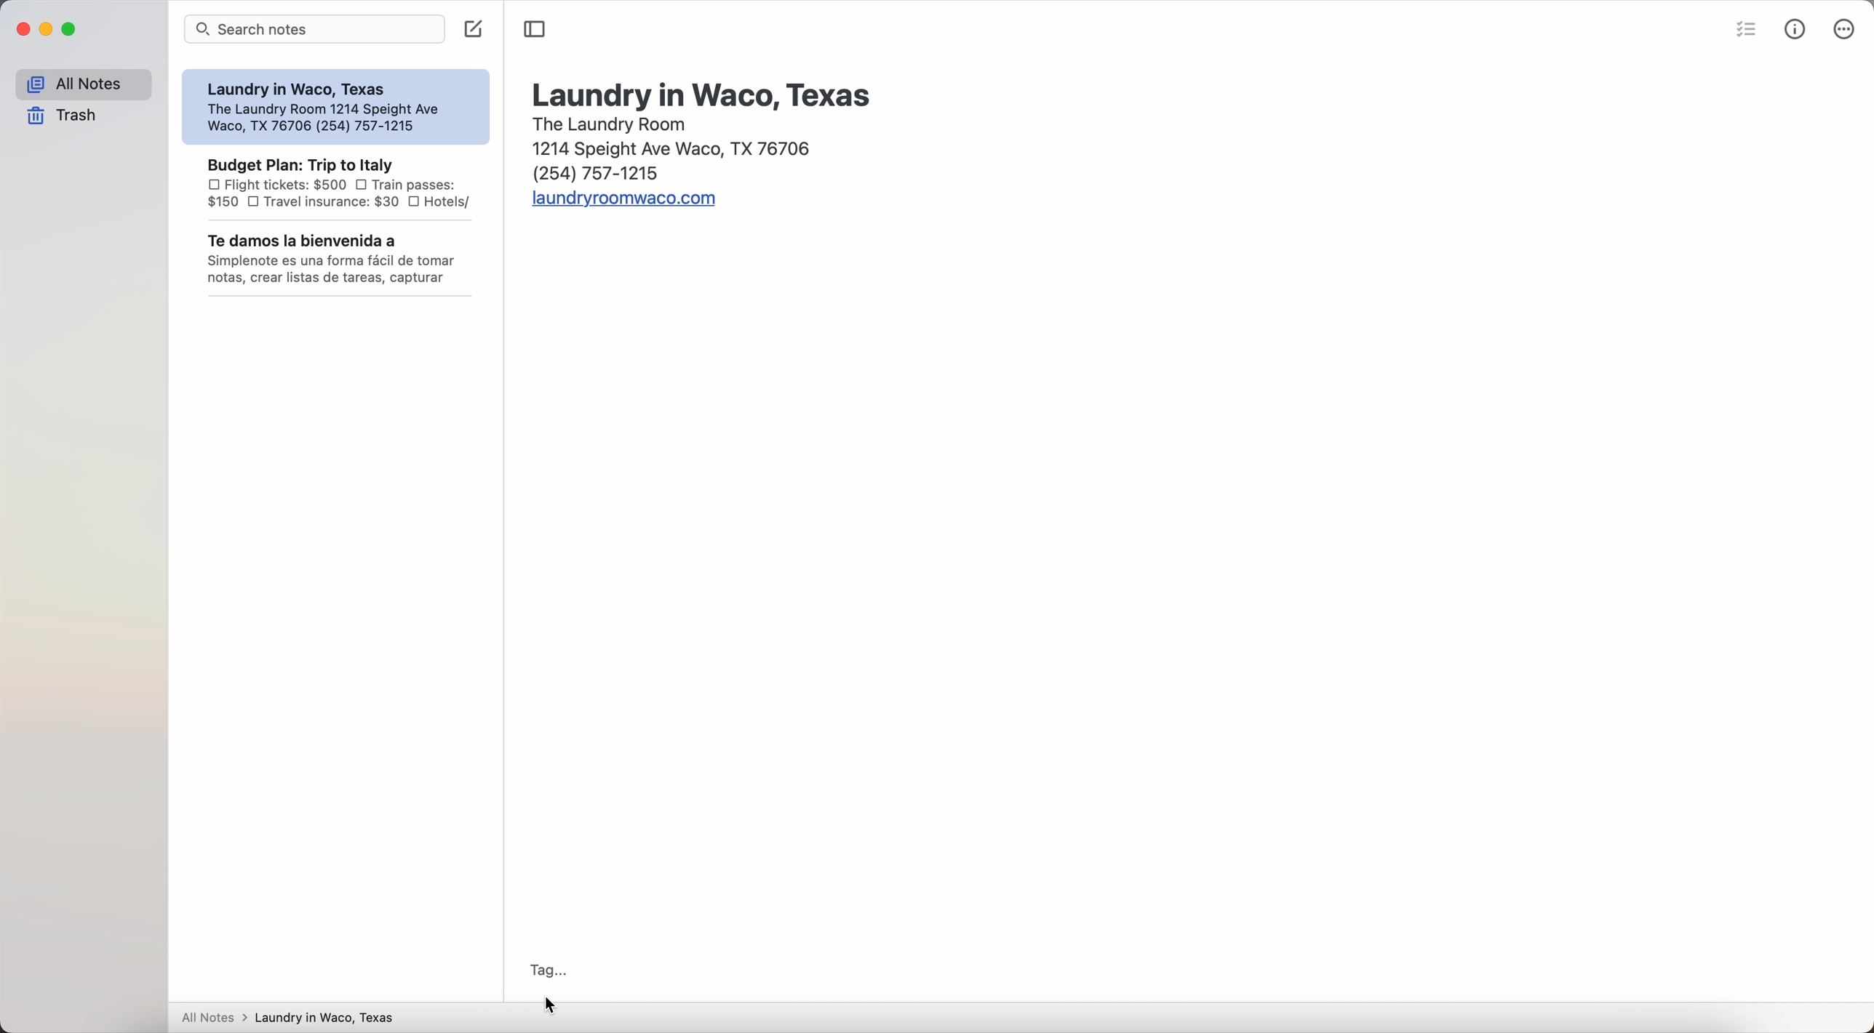 This screenshot has width=1874, height=1033. I want to click on cursor, so click(549, 1005).